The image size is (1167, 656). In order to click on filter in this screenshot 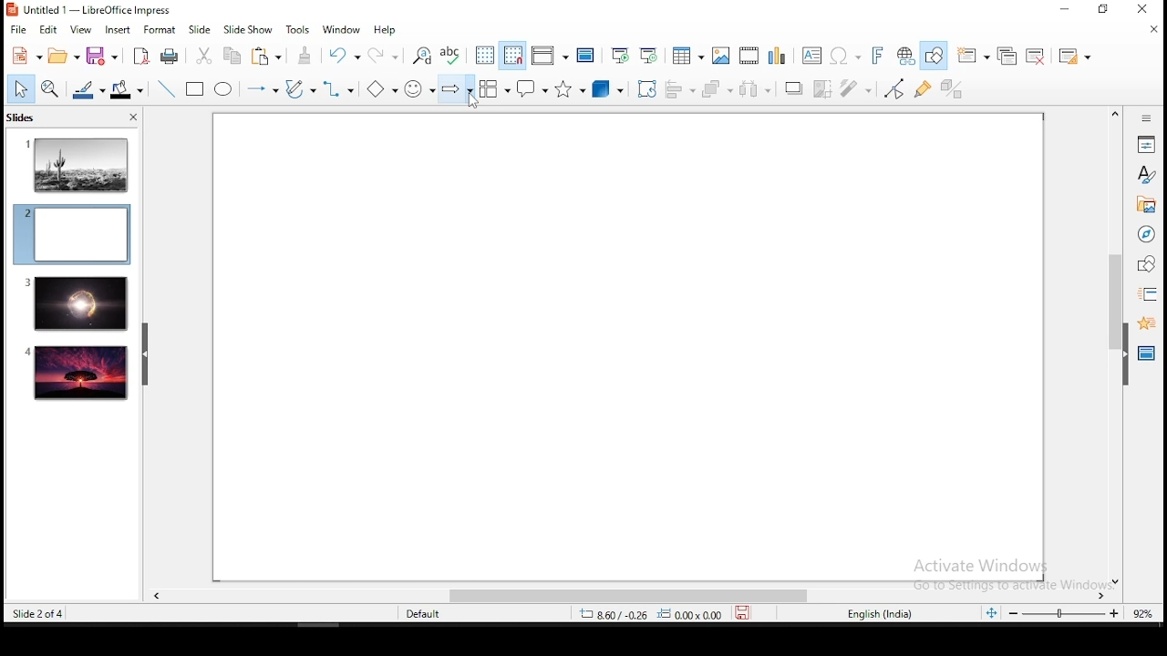, I will do `click(854, 88)`.